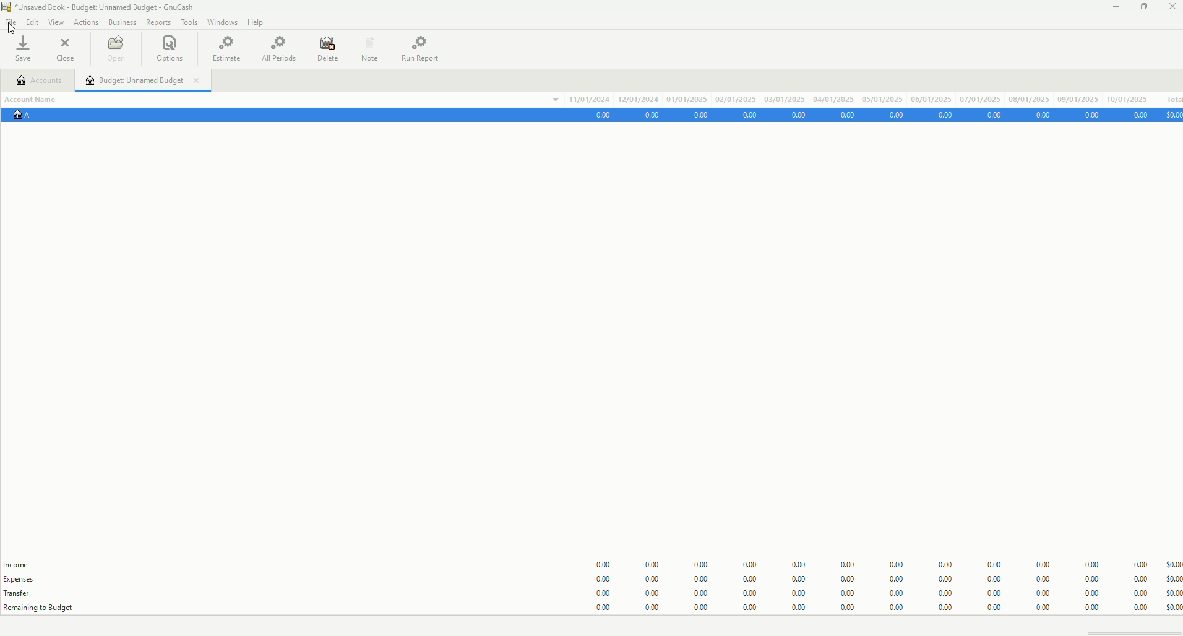  Describe the element at coordinates (106, 7) in the screenshot. I see `Unsaved book` at that location.